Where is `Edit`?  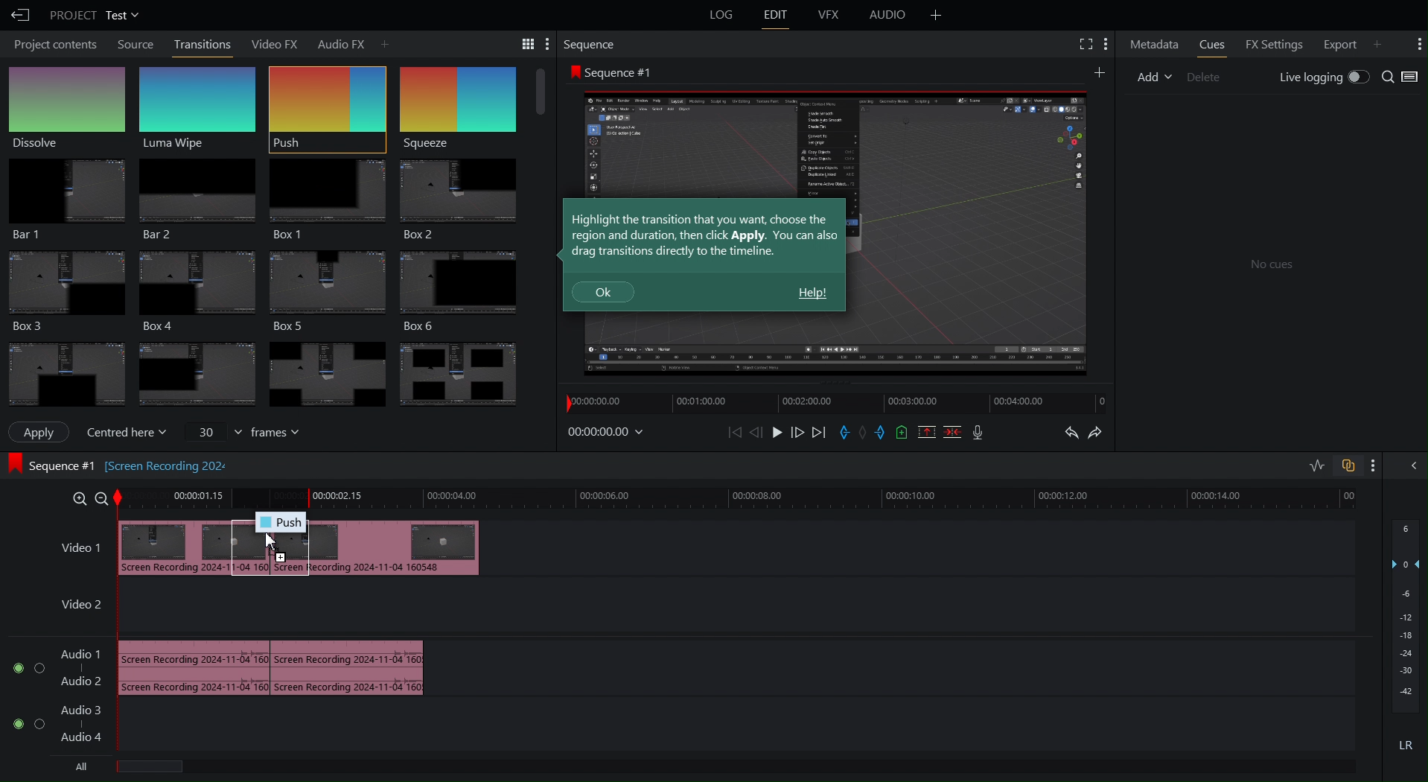
Edit is located at coordinates (779, 16).